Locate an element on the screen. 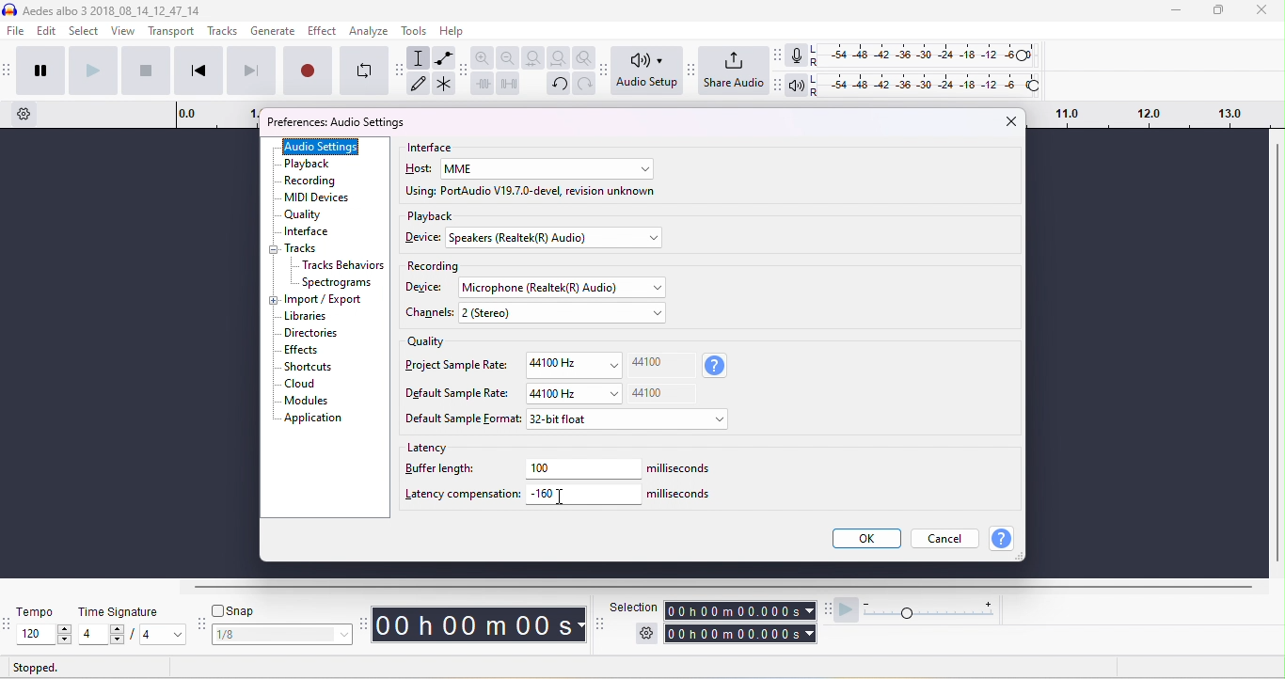 Image resolution: width=1285 pixels, height=679 pixels. recording meter is located at coordinates (797, 56).